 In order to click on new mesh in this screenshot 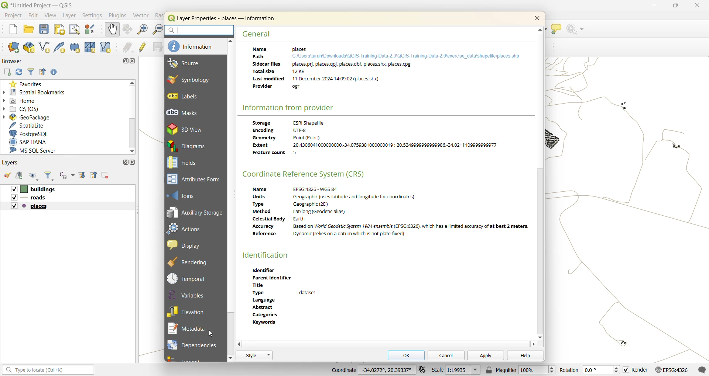, I will do `click(91, 48)`.